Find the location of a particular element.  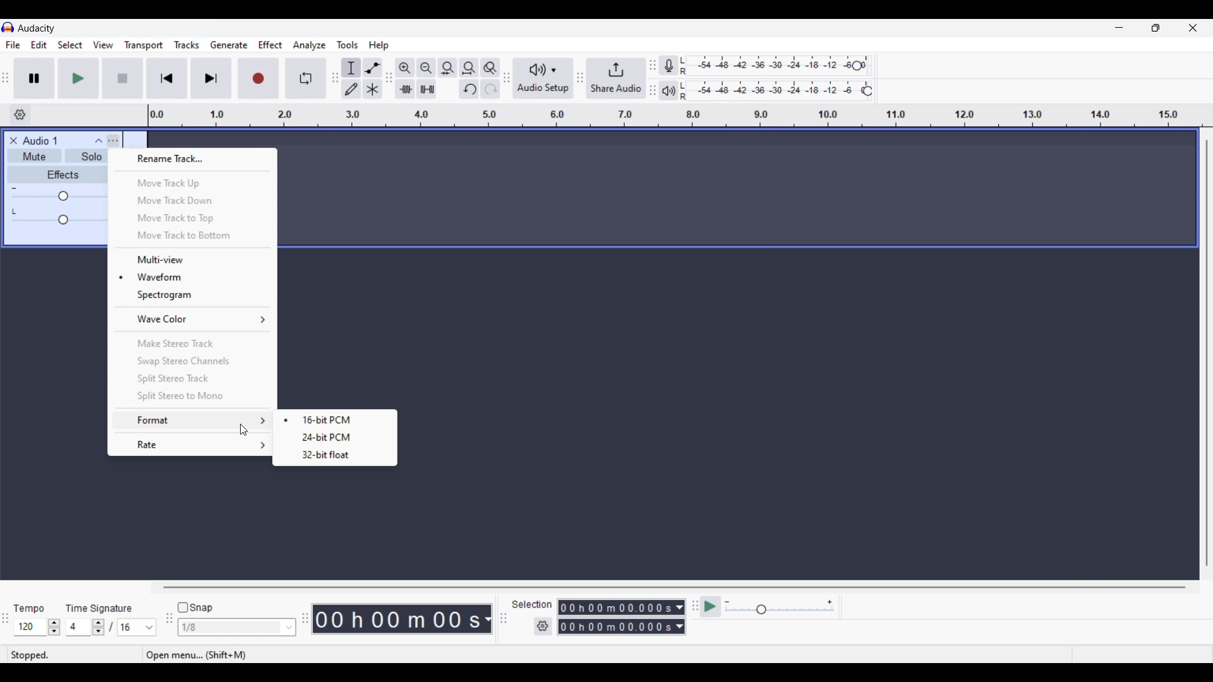

Cursor moving over Format options is located at coordinates (244, 430).